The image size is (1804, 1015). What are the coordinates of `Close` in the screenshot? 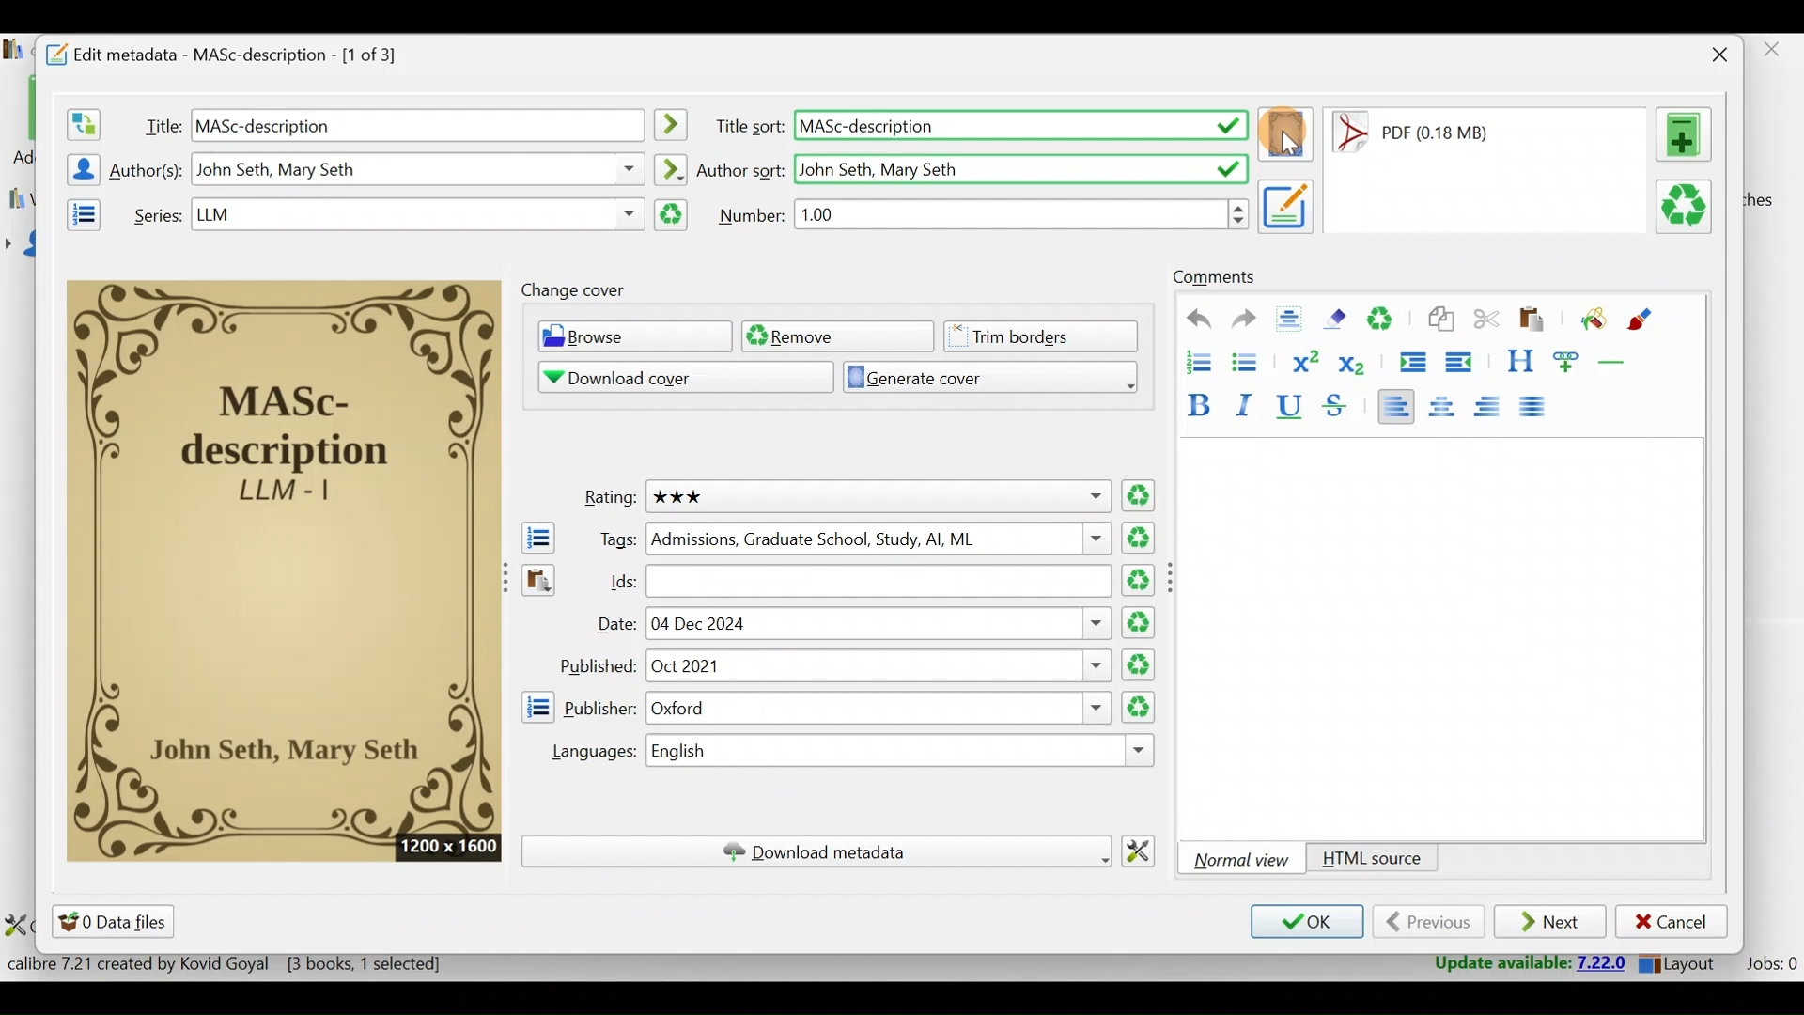 It's located at (1715, 55).